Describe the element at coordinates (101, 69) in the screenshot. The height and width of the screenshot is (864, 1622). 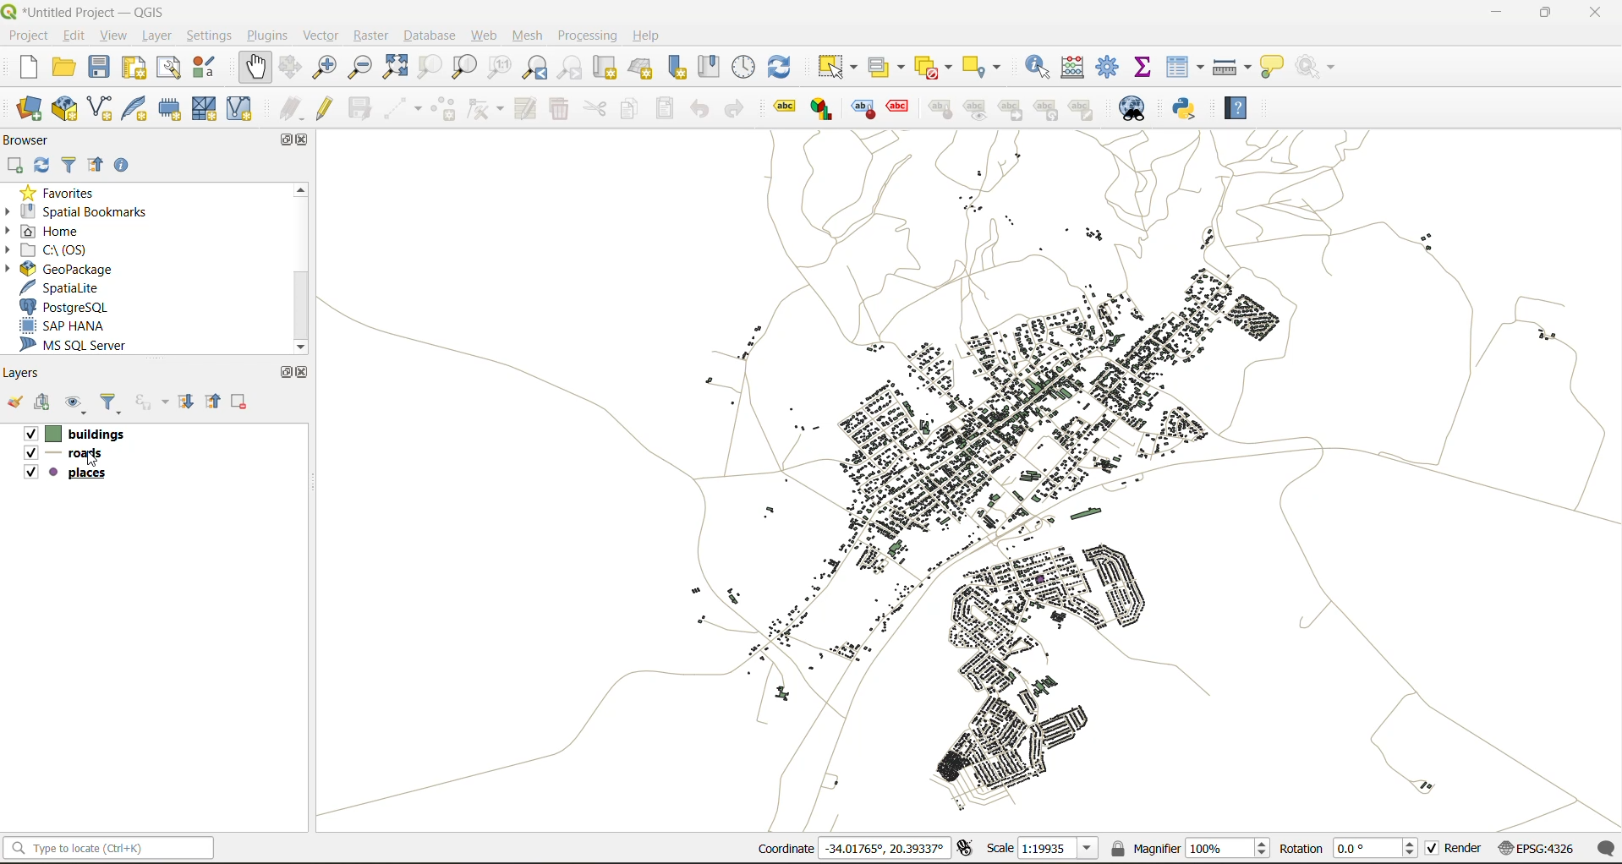
I see `save` at that location.